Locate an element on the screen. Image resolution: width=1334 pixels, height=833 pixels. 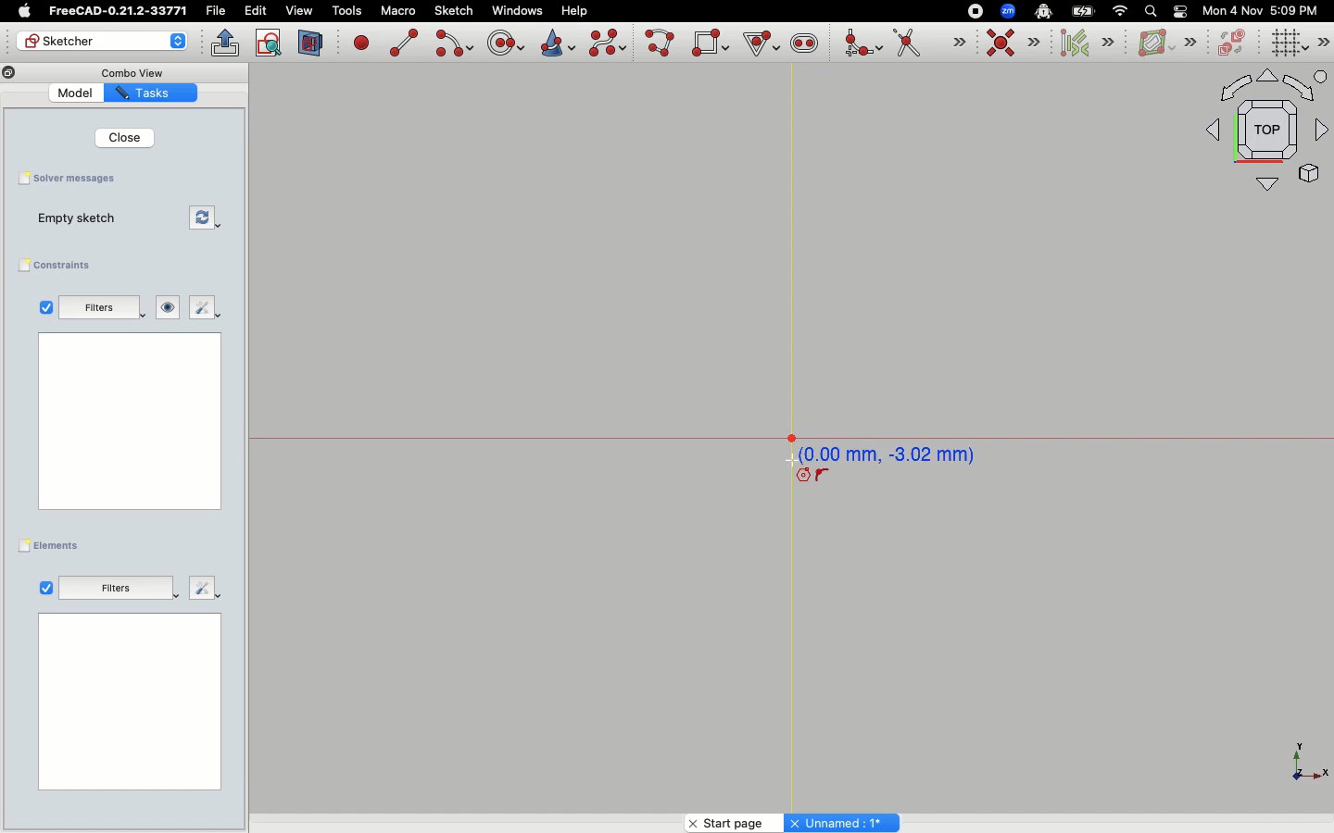
Create slot is located at coordinates (803, 45).